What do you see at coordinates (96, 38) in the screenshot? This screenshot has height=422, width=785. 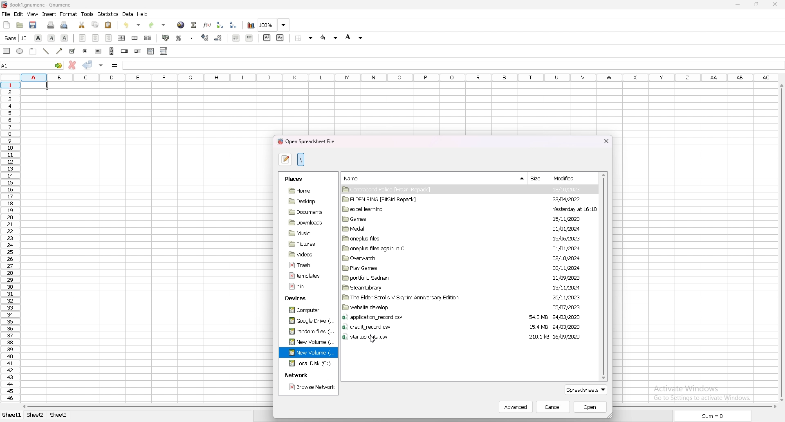 I see `centre` at bounding box center [96, 38].